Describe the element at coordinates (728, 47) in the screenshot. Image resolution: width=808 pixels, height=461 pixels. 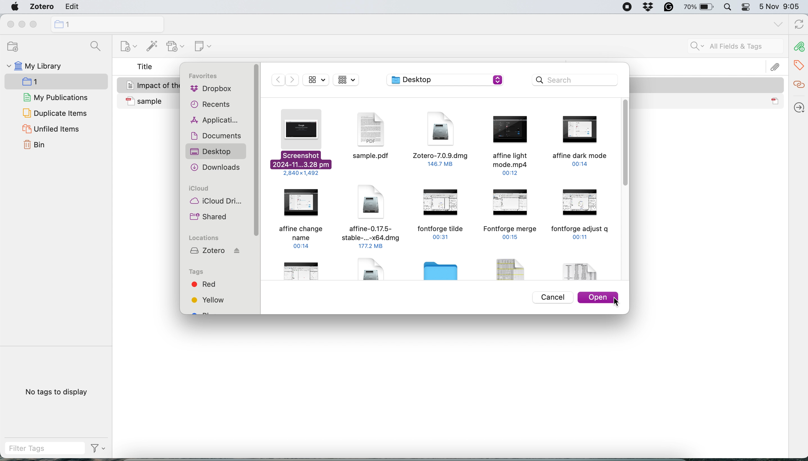
I see `all fields and tags` at that location.